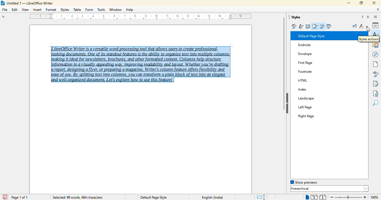 This screenshot has width=381, height=200. Describe the element at coordinates (305, 71) in the screenshot. I see `` at that location.